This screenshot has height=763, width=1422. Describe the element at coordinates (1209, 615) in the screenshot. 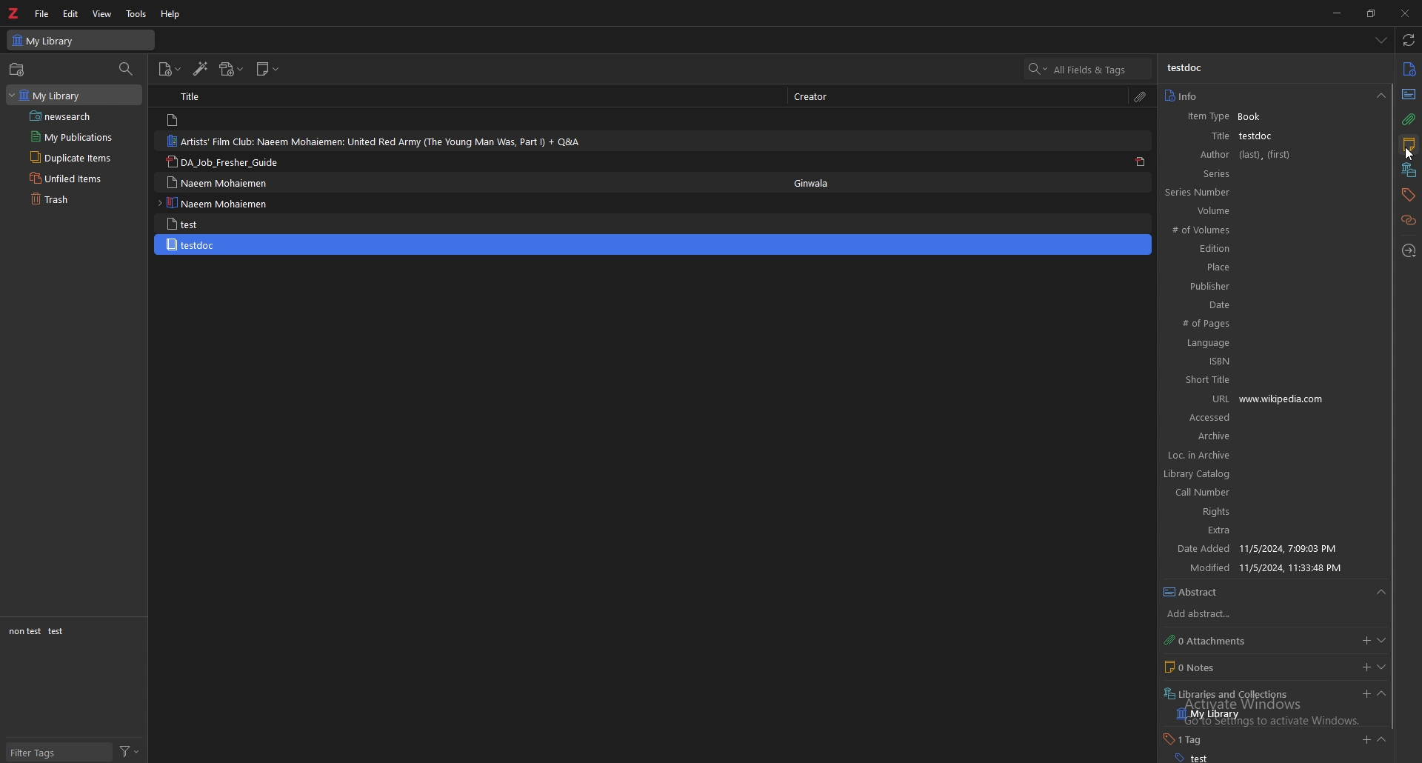

I see `add abstract...` at that location.